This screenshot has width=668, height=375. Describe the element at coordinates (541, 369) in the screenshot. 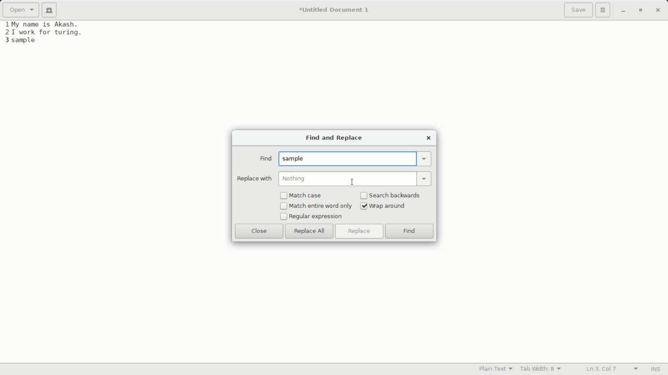

I see `tab width` at that location.